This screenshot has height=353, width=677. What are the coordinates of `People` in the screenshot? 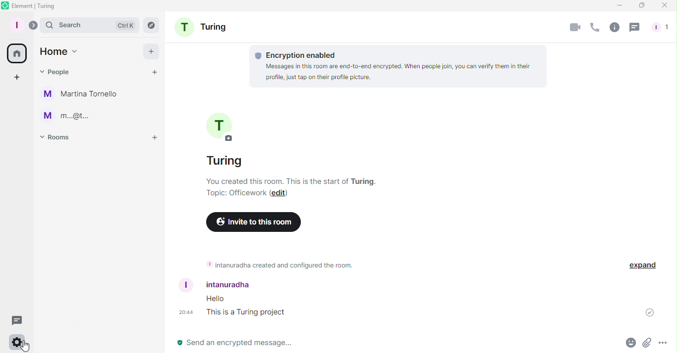 It's located at (54, 71).